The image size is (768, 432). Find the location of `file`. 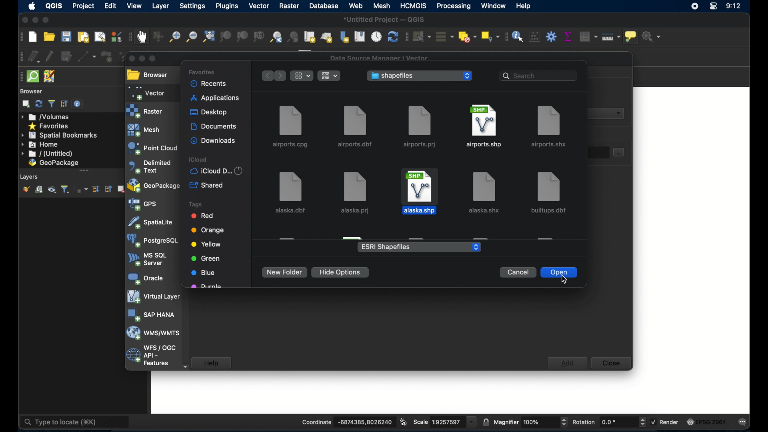

file is located at coordinates (548, 193).